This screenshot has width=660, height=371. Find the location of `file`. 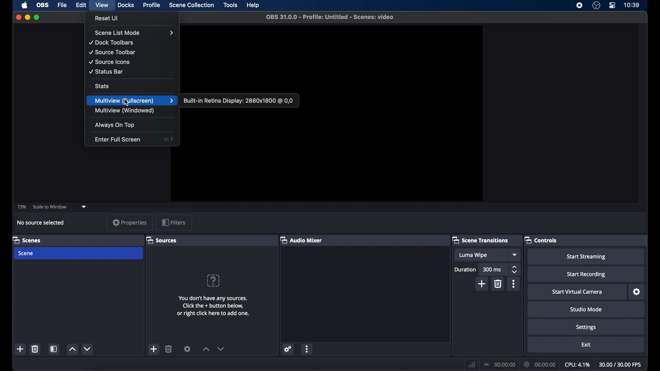

file is located at coordinates (62, 5).